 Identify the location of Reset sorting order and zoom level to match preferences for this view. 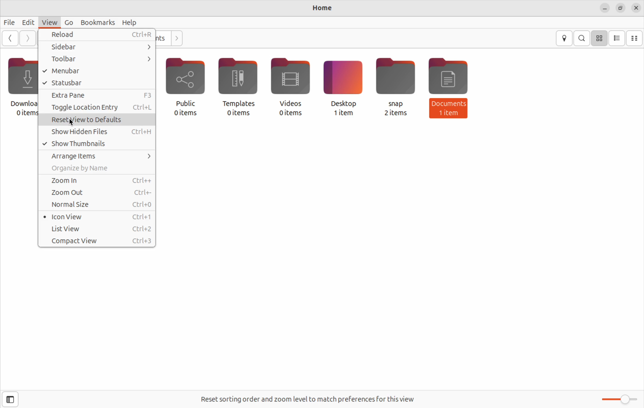
(315, 398).